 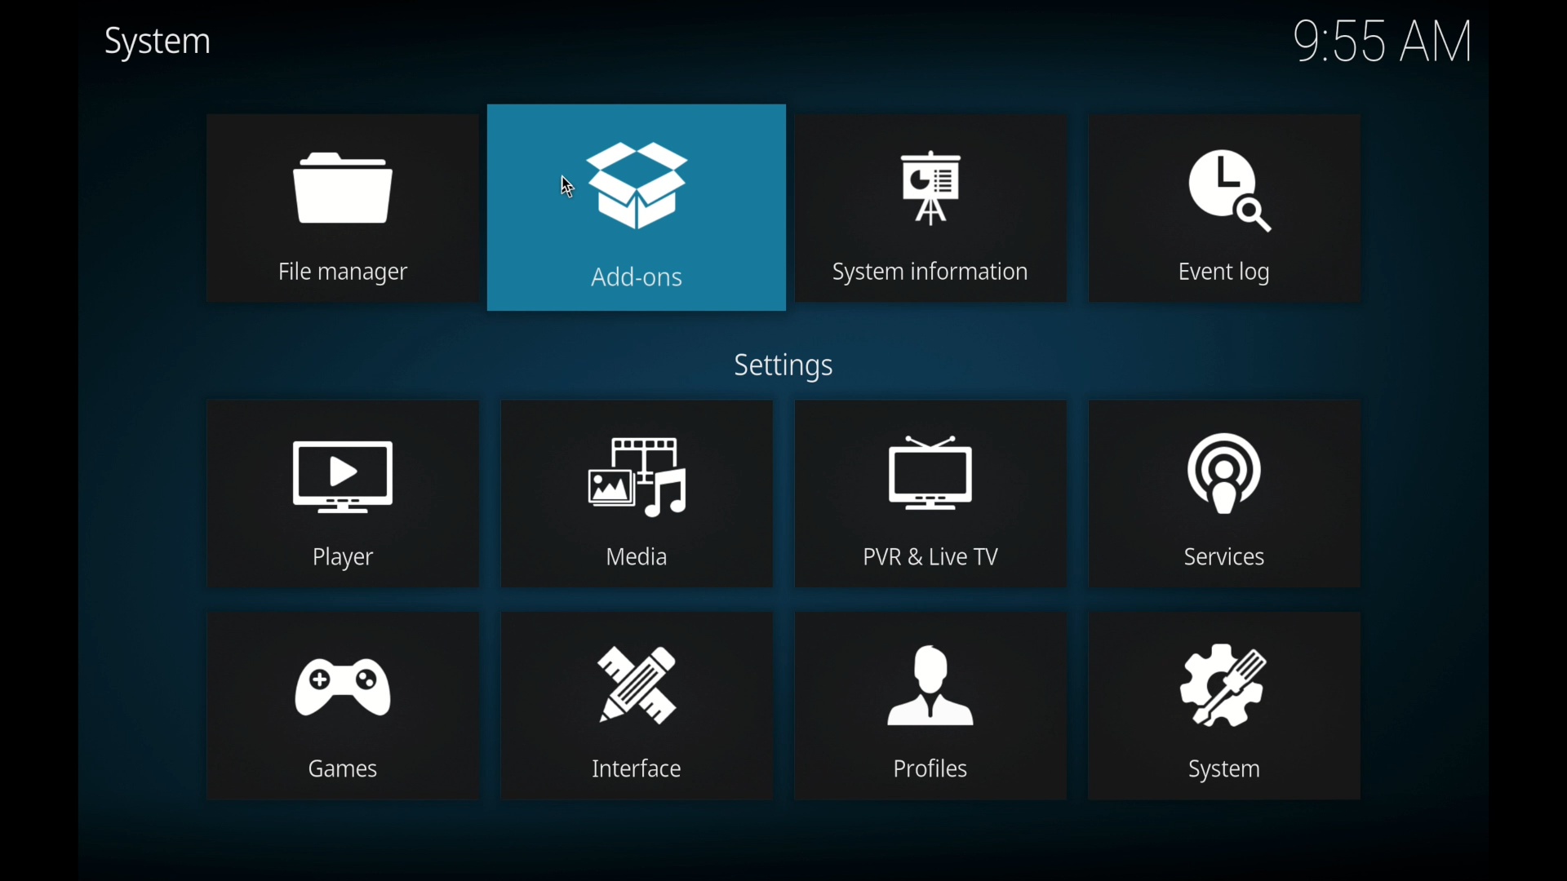 I want to click on Cursor, so click(x=567, y=188).